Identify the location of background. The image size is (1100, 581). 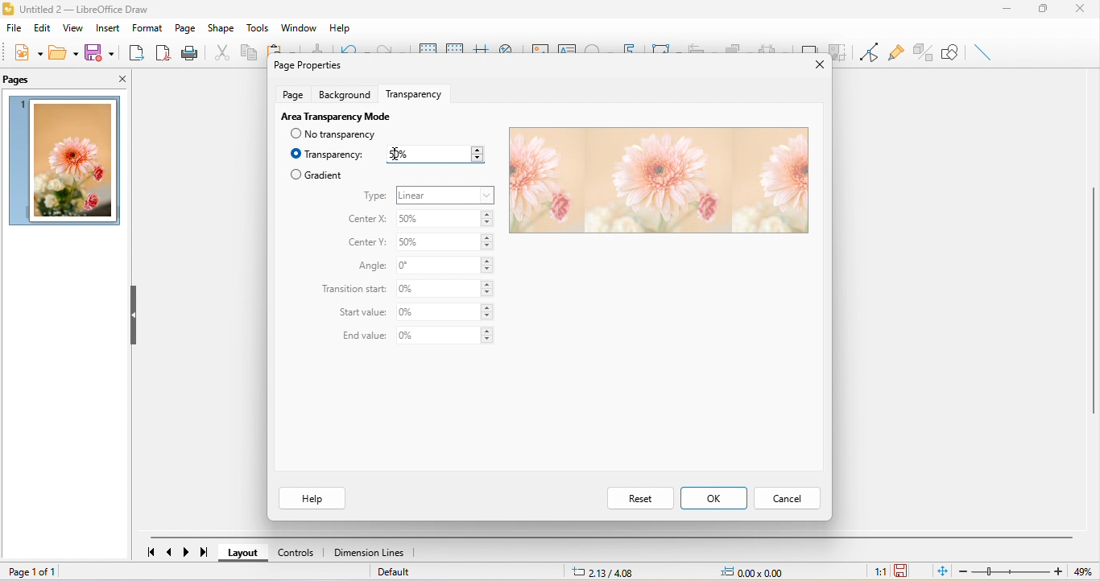
(347, 93).